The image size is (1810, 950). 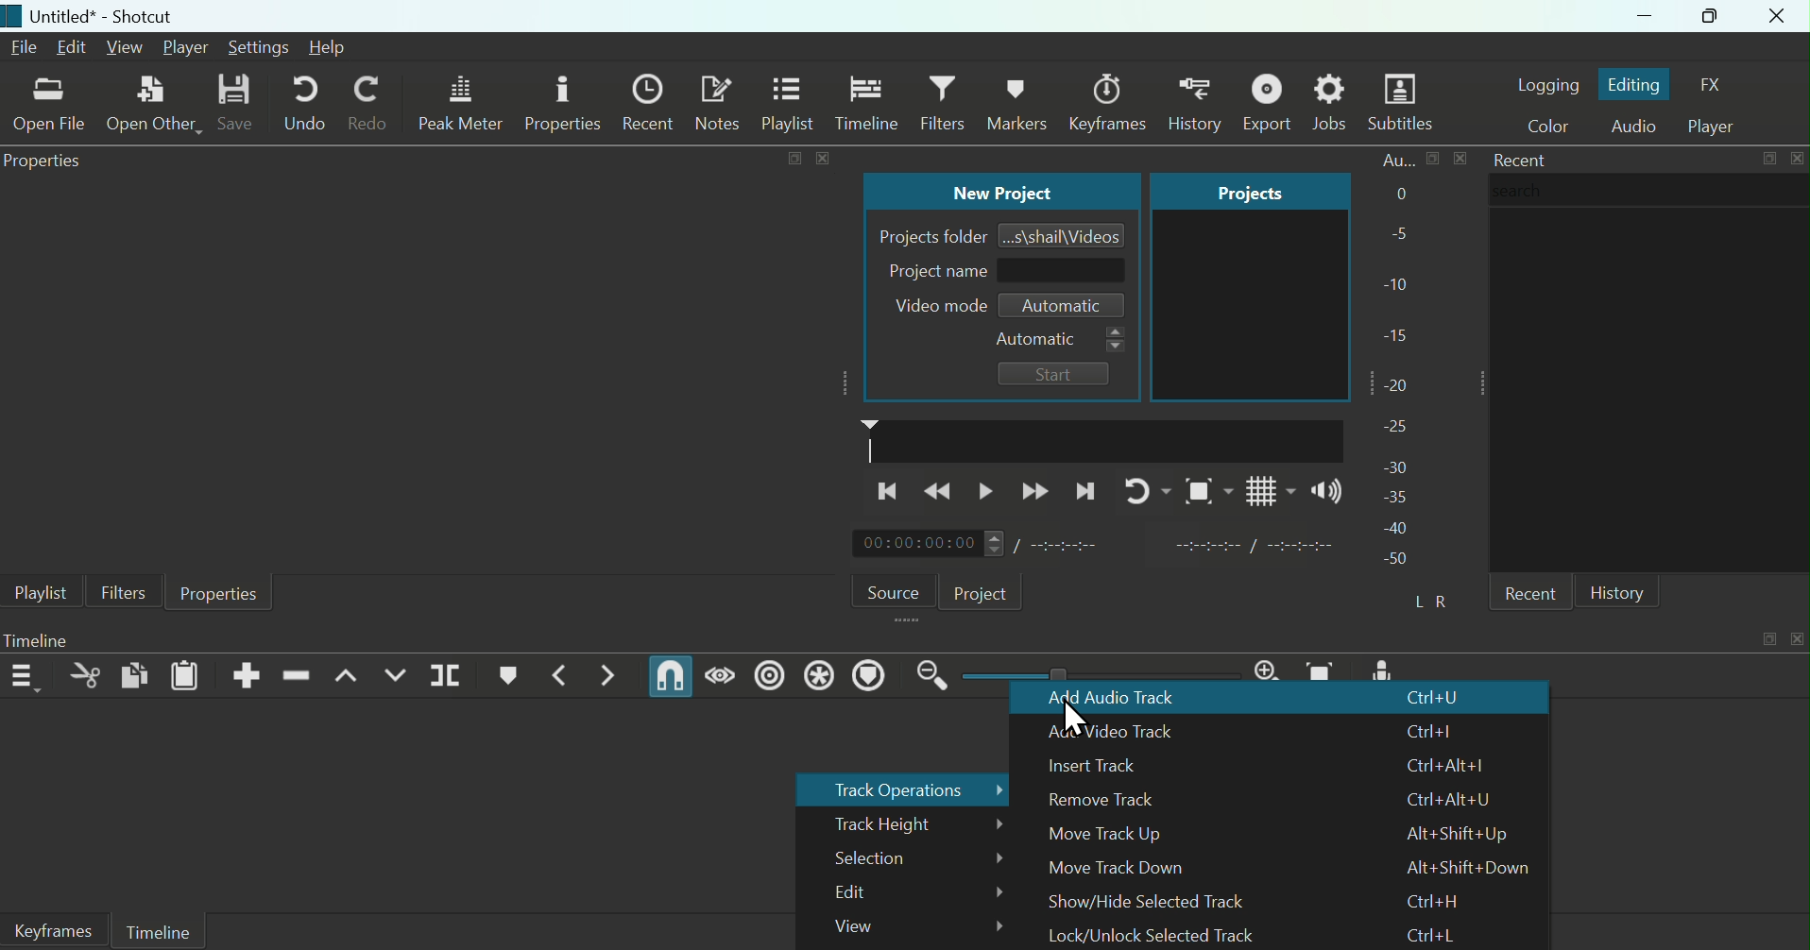 I want to click on -35, so click(x=1392, y=496).